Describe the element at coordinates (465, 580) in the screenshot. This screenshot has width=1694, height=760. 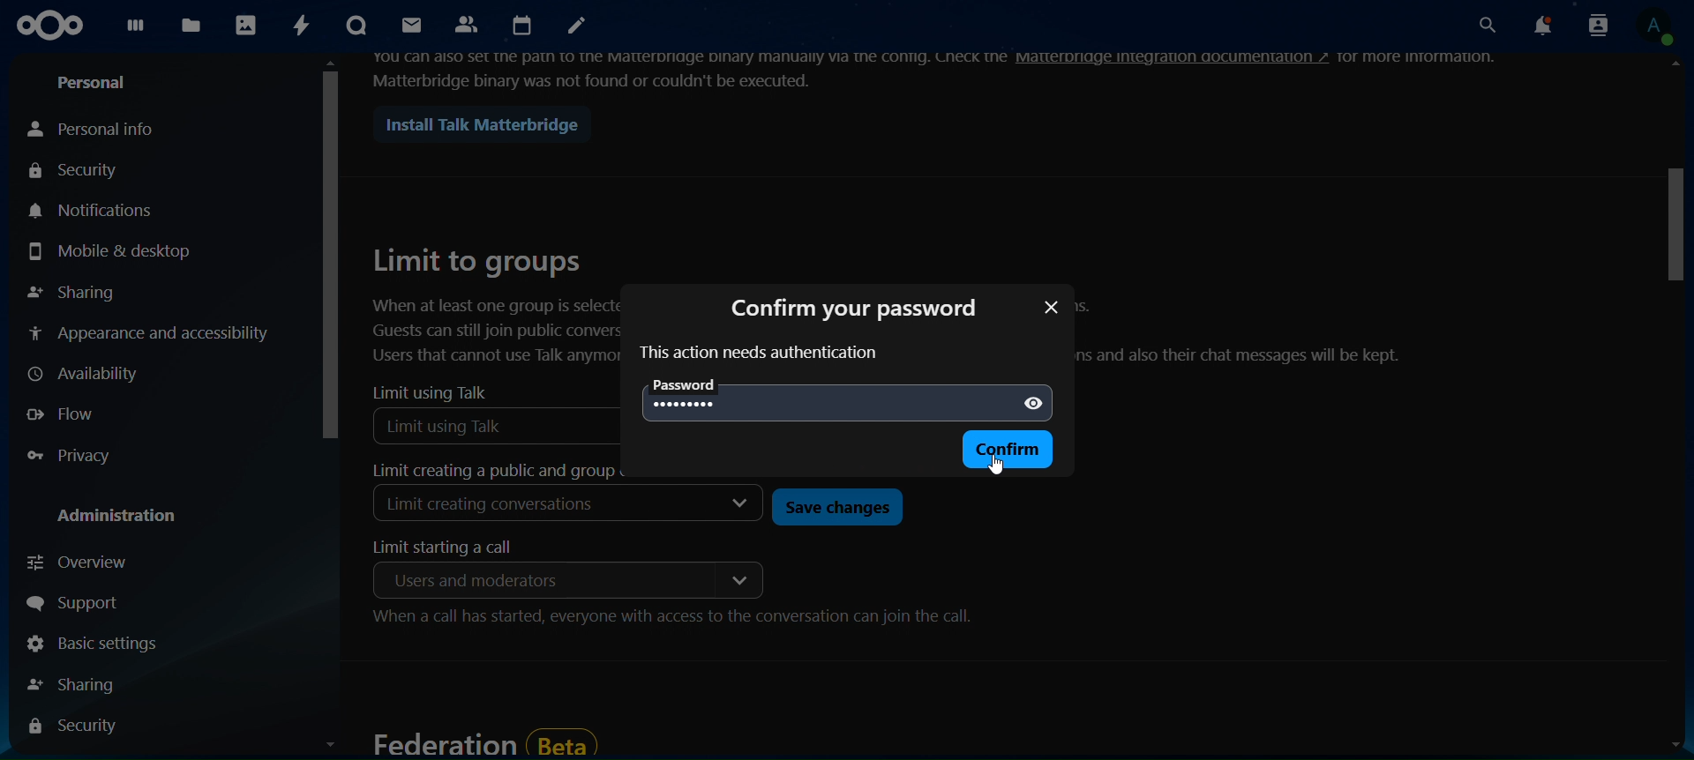
I see `moderators only` at that location.